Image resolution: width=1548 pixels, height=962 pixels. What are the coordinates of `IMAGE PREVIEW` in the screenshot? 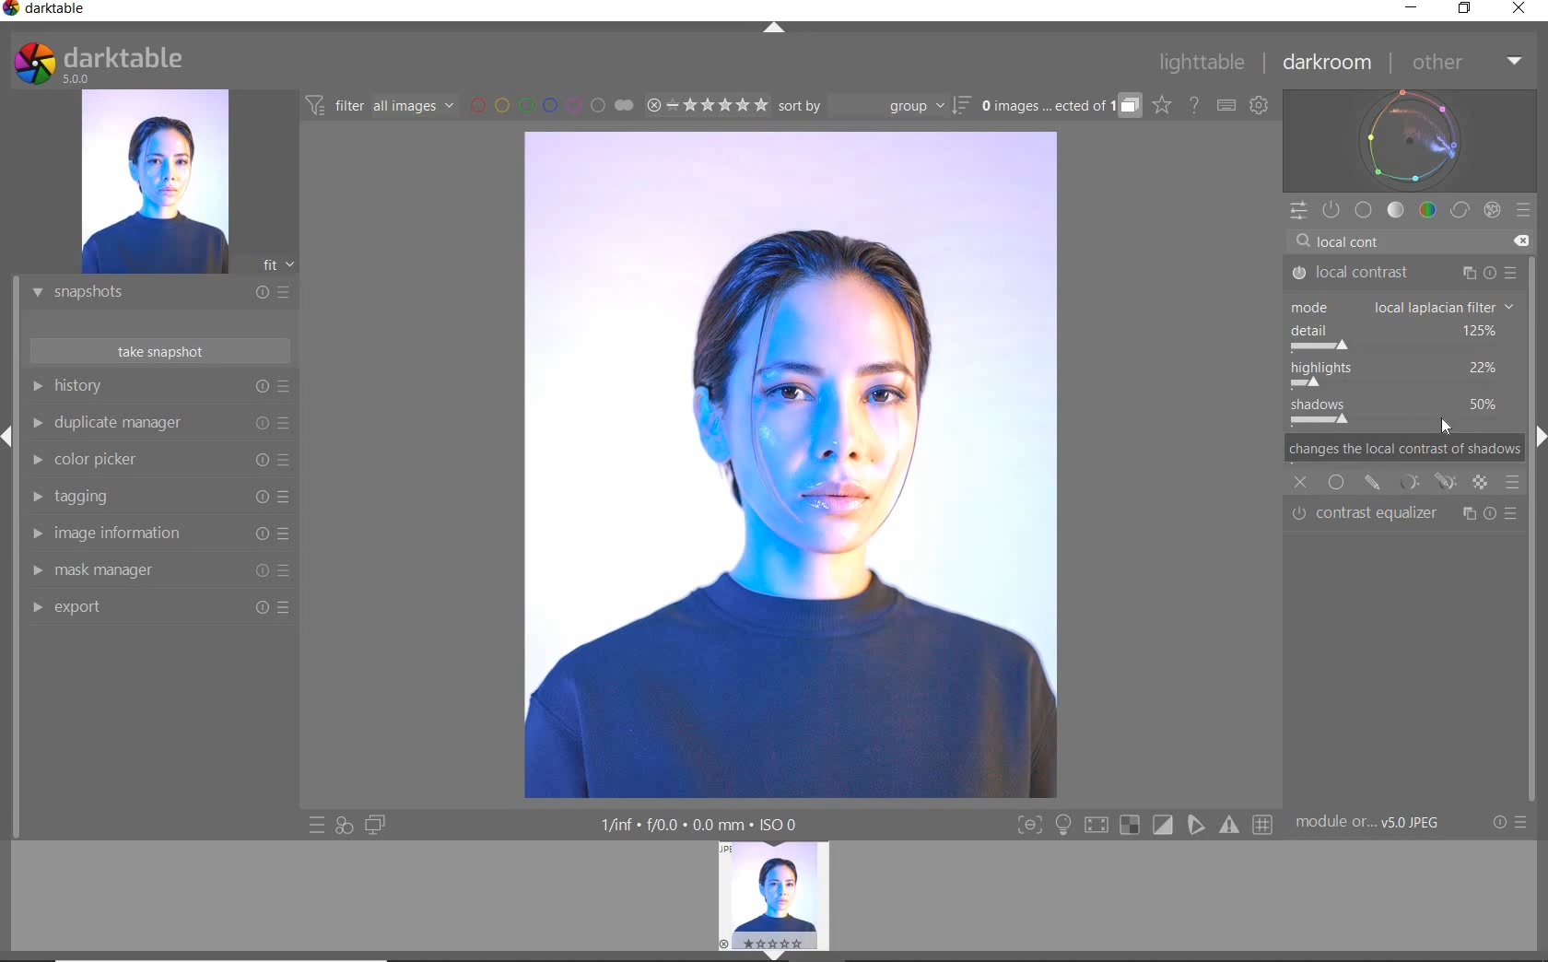 It's located at (154, 182).